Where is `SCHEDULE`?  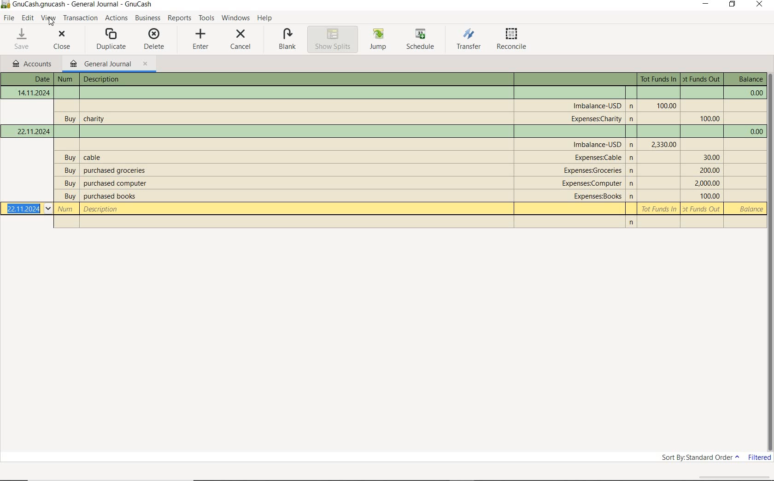 SCHEDULE is located at coordinates (422, 40).